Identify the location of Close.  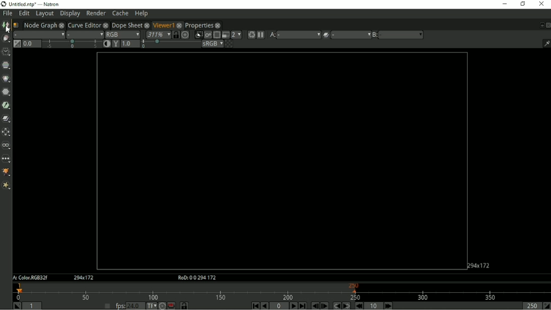
(541, 5).